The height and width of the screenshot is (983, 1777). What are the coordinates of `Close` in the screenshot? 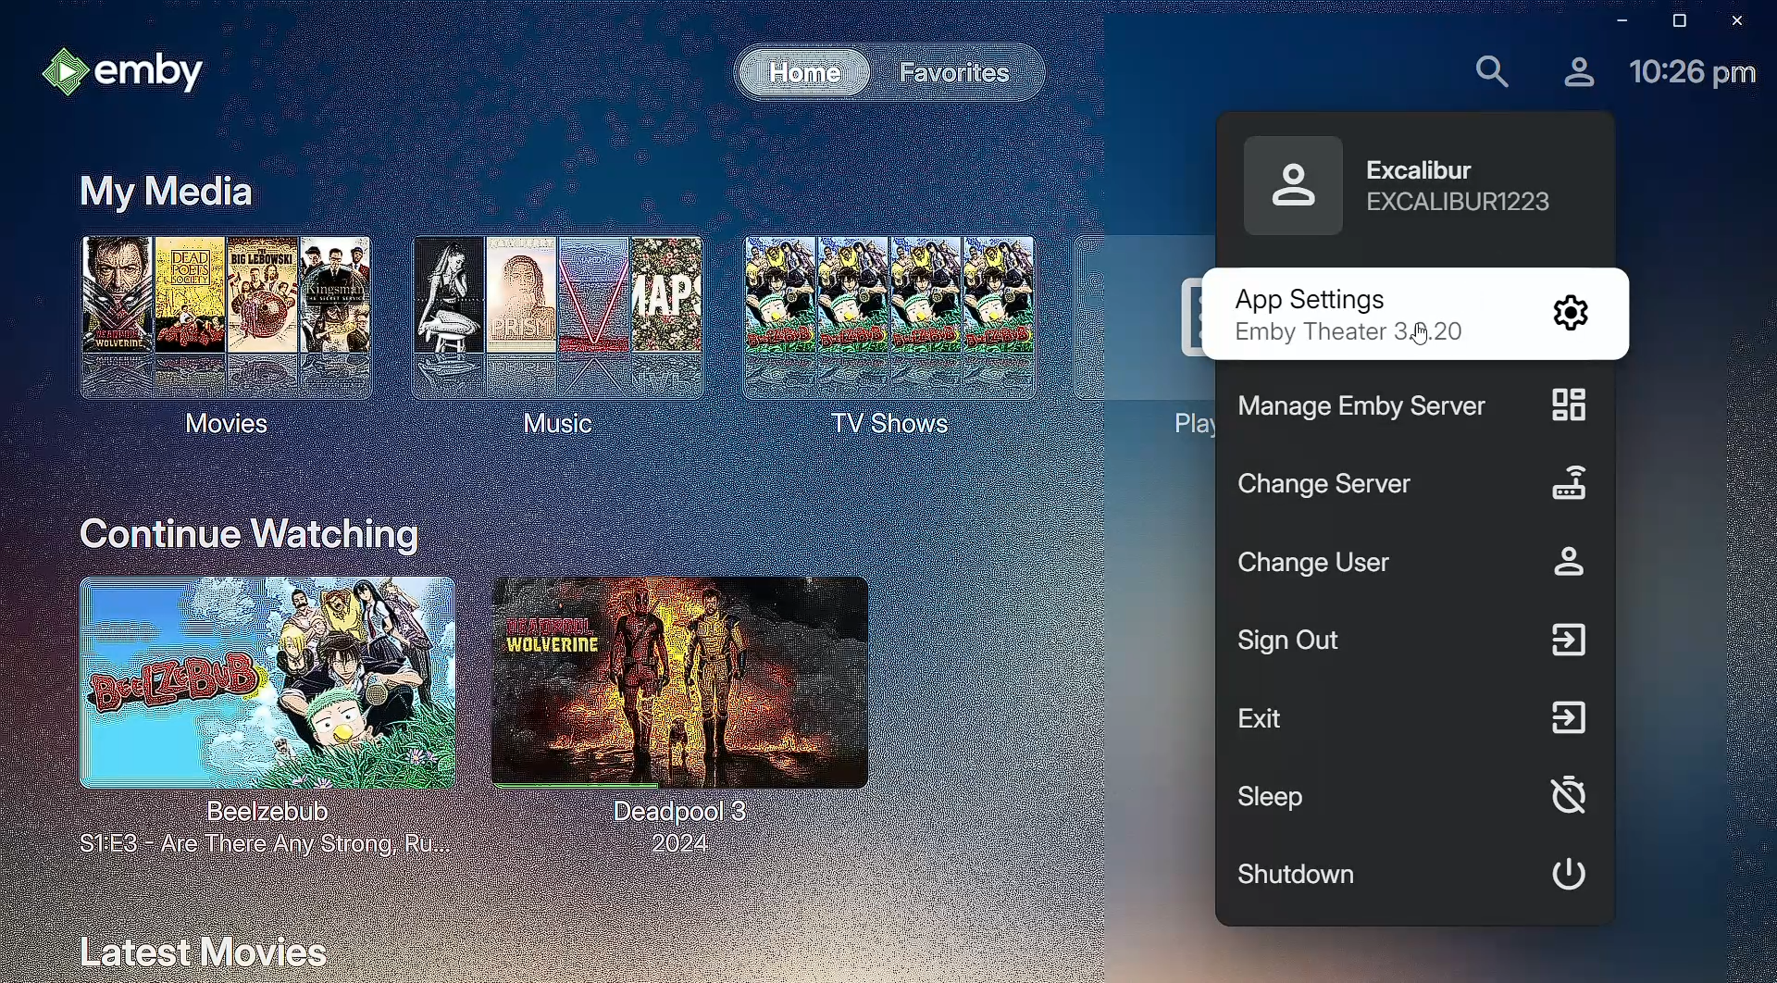 It's located at (1741, 21).